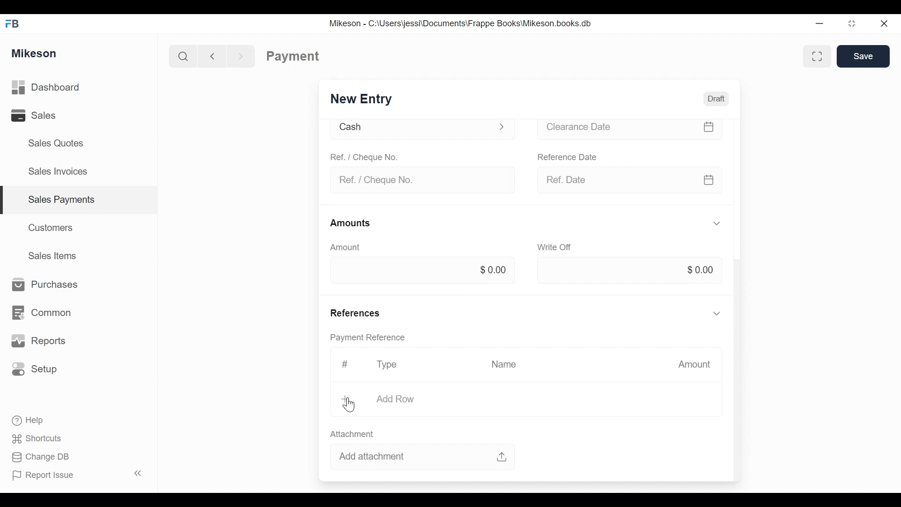 The width and height of the screenshot is (901, 507). Describe the element at coordinates (506, 364) in the screenshot. I see `Name` at that location.